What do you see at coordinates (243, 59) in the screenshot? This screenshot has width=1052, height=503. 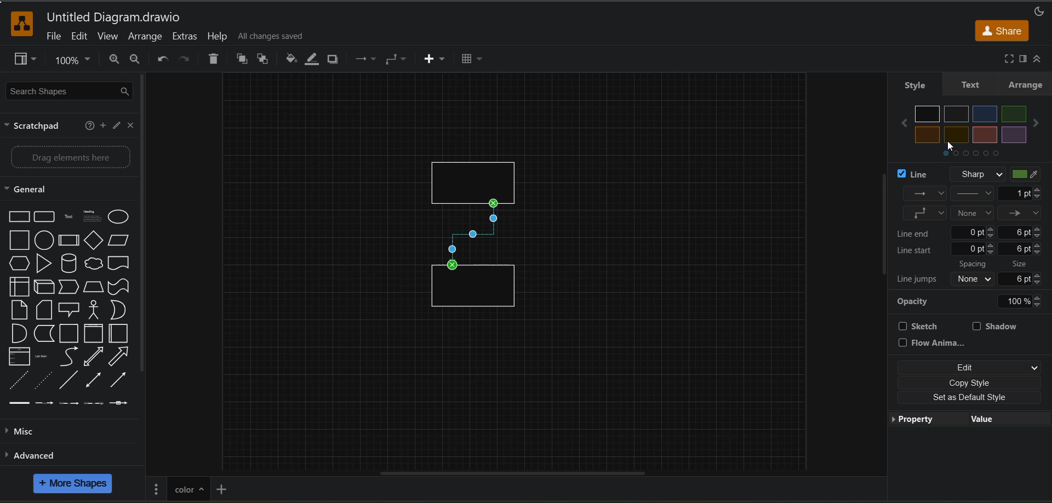 I see `to front` at bounding box center [243, 59].